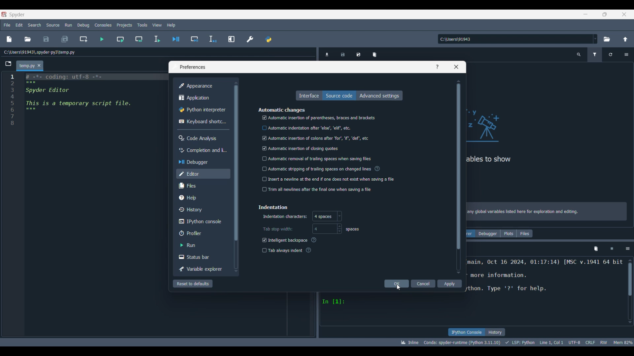  What do you see at coordinates (605, 14) in the screenshot?
I see `Show interface in a smaller tab` at bounding box center [605, 14].